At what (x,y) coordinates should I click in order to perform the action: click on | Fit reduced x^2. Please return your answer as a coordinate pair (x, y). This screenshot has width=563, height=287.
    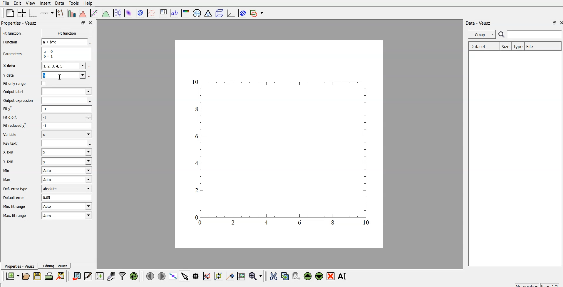
    Looking at the image, I should click on (14, 125).